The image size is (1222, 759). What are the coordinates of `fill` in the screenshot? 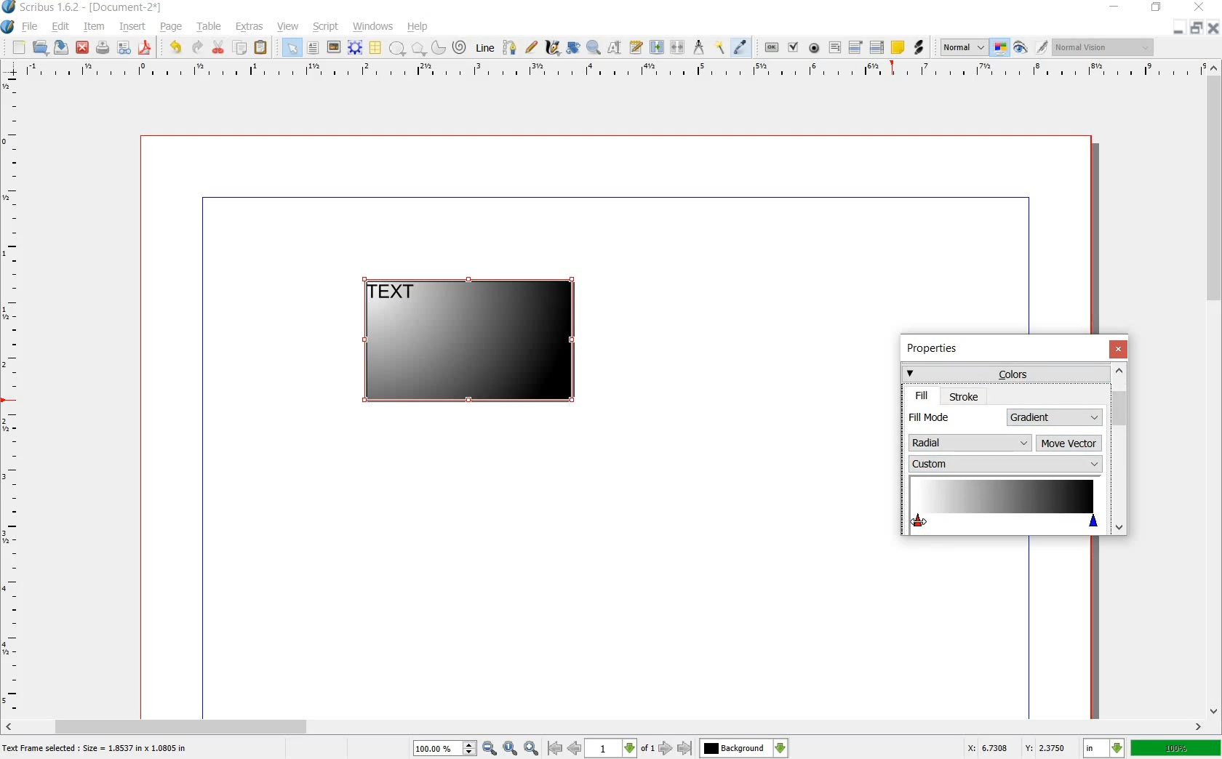 It's located at (922, 395).